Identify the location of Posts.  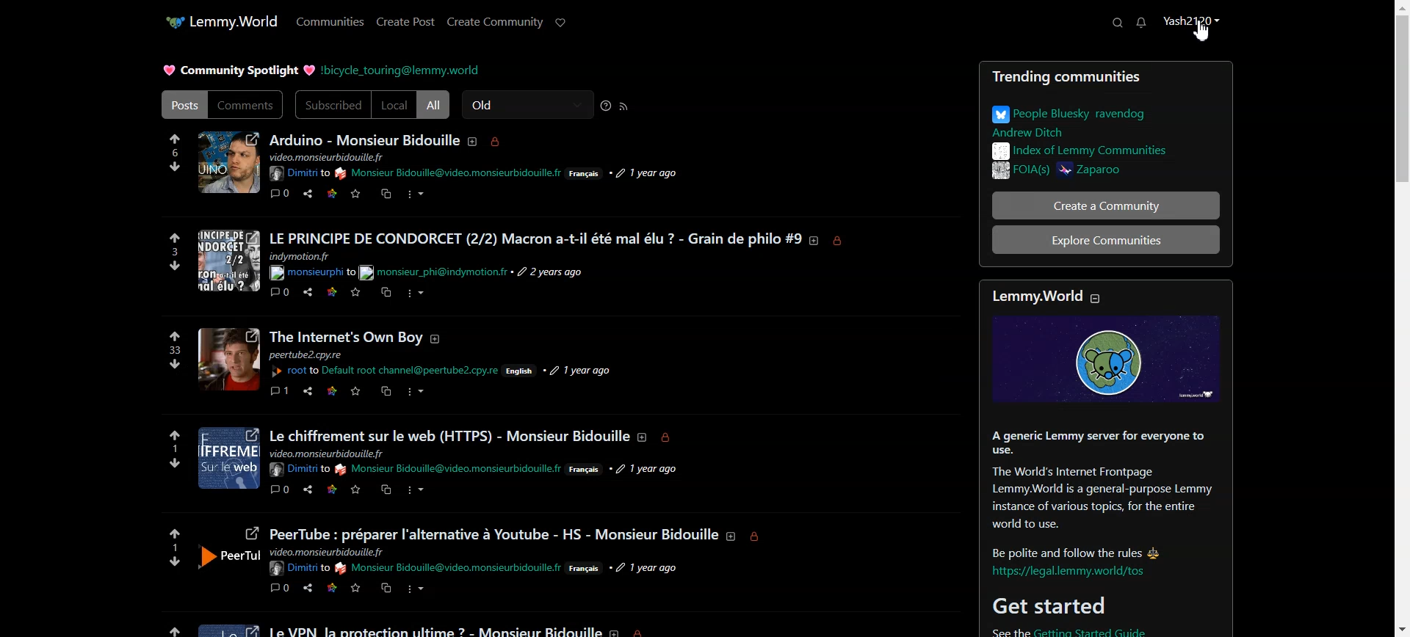
(536, 230).